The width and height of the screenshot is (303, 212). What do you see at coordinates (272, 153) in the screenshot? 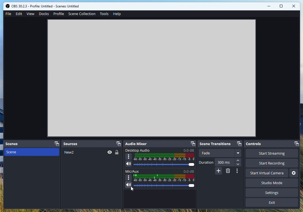
I see `Start streaming` at bounding box center [272, 153].